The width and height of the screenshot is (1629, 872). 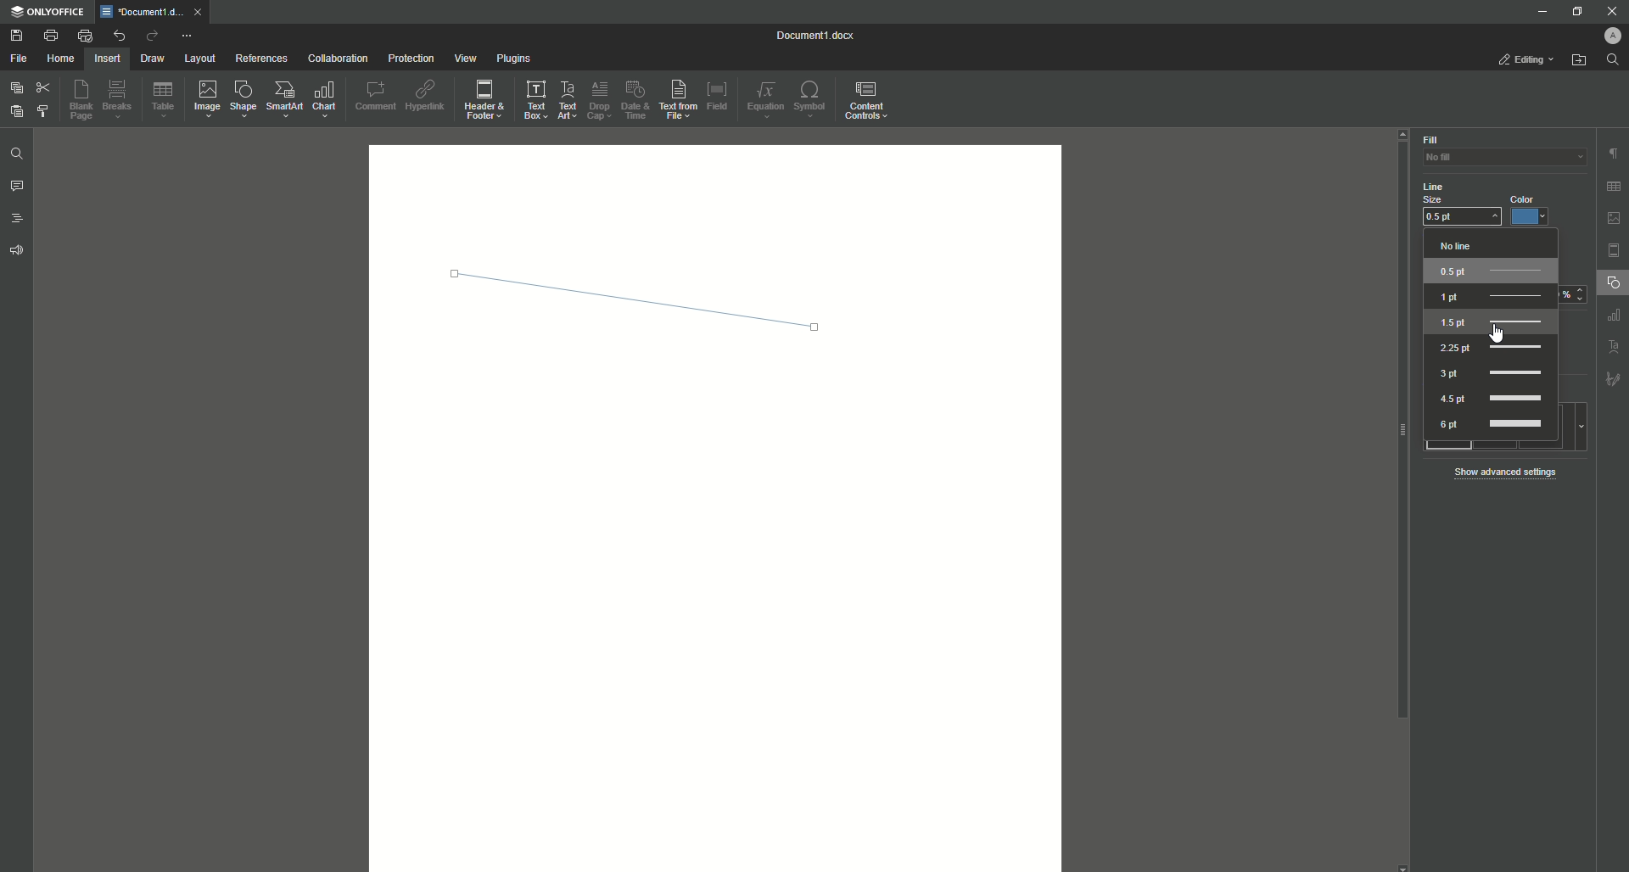 What do you see at coordinates (1604, 36) in the screenshot?
I see `Profile` at bounding box center [1604, 36].